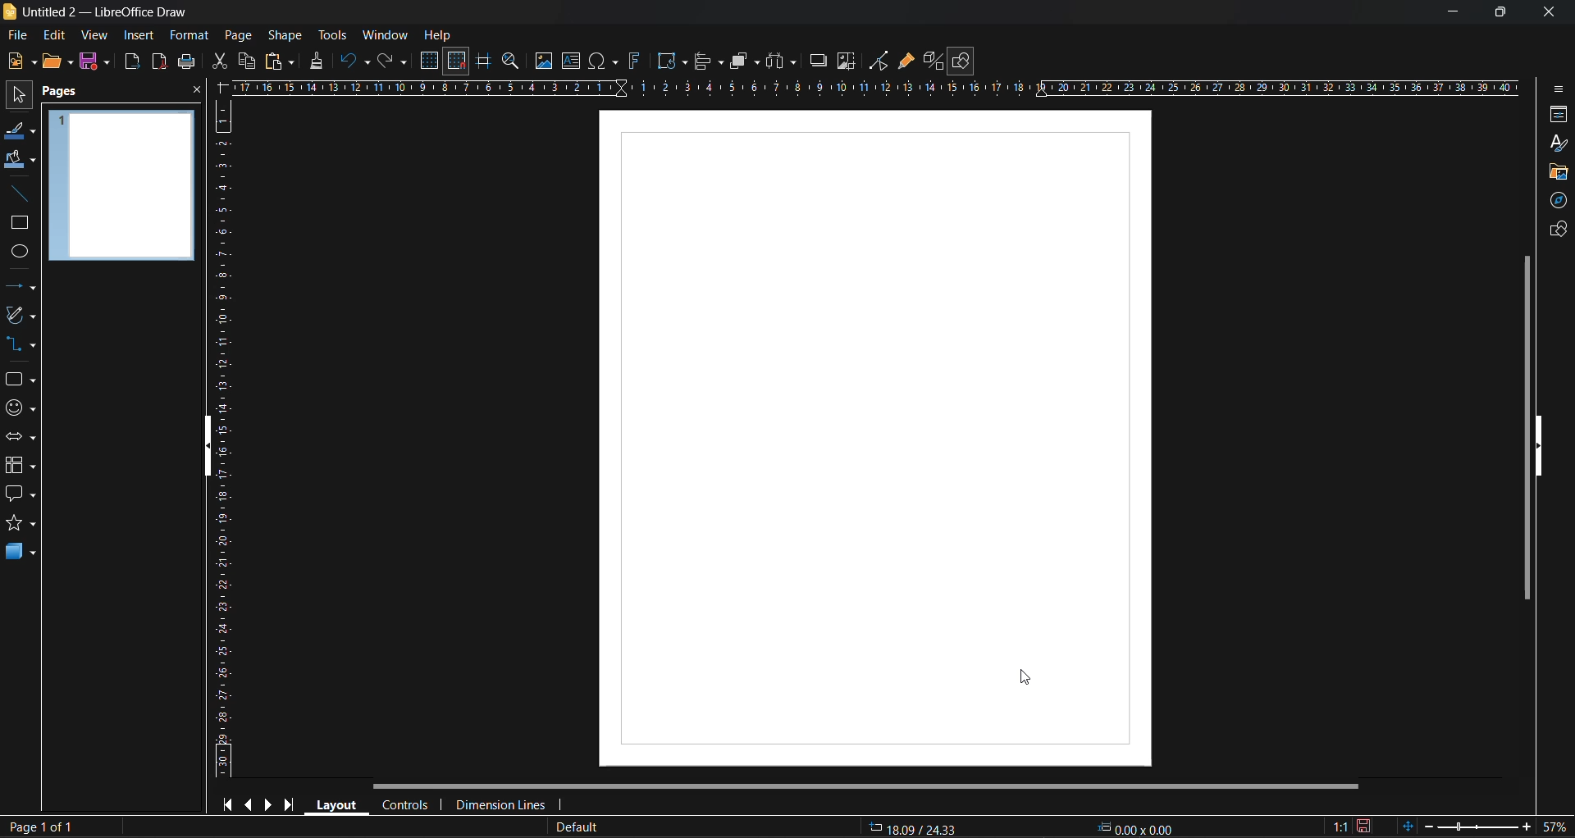 The width and height of the screenshot is (1575, 838). What do you see at coordinates (1554, 827) in the screenshot?
I see `zoom factor` at bounding box center [1554, 827].